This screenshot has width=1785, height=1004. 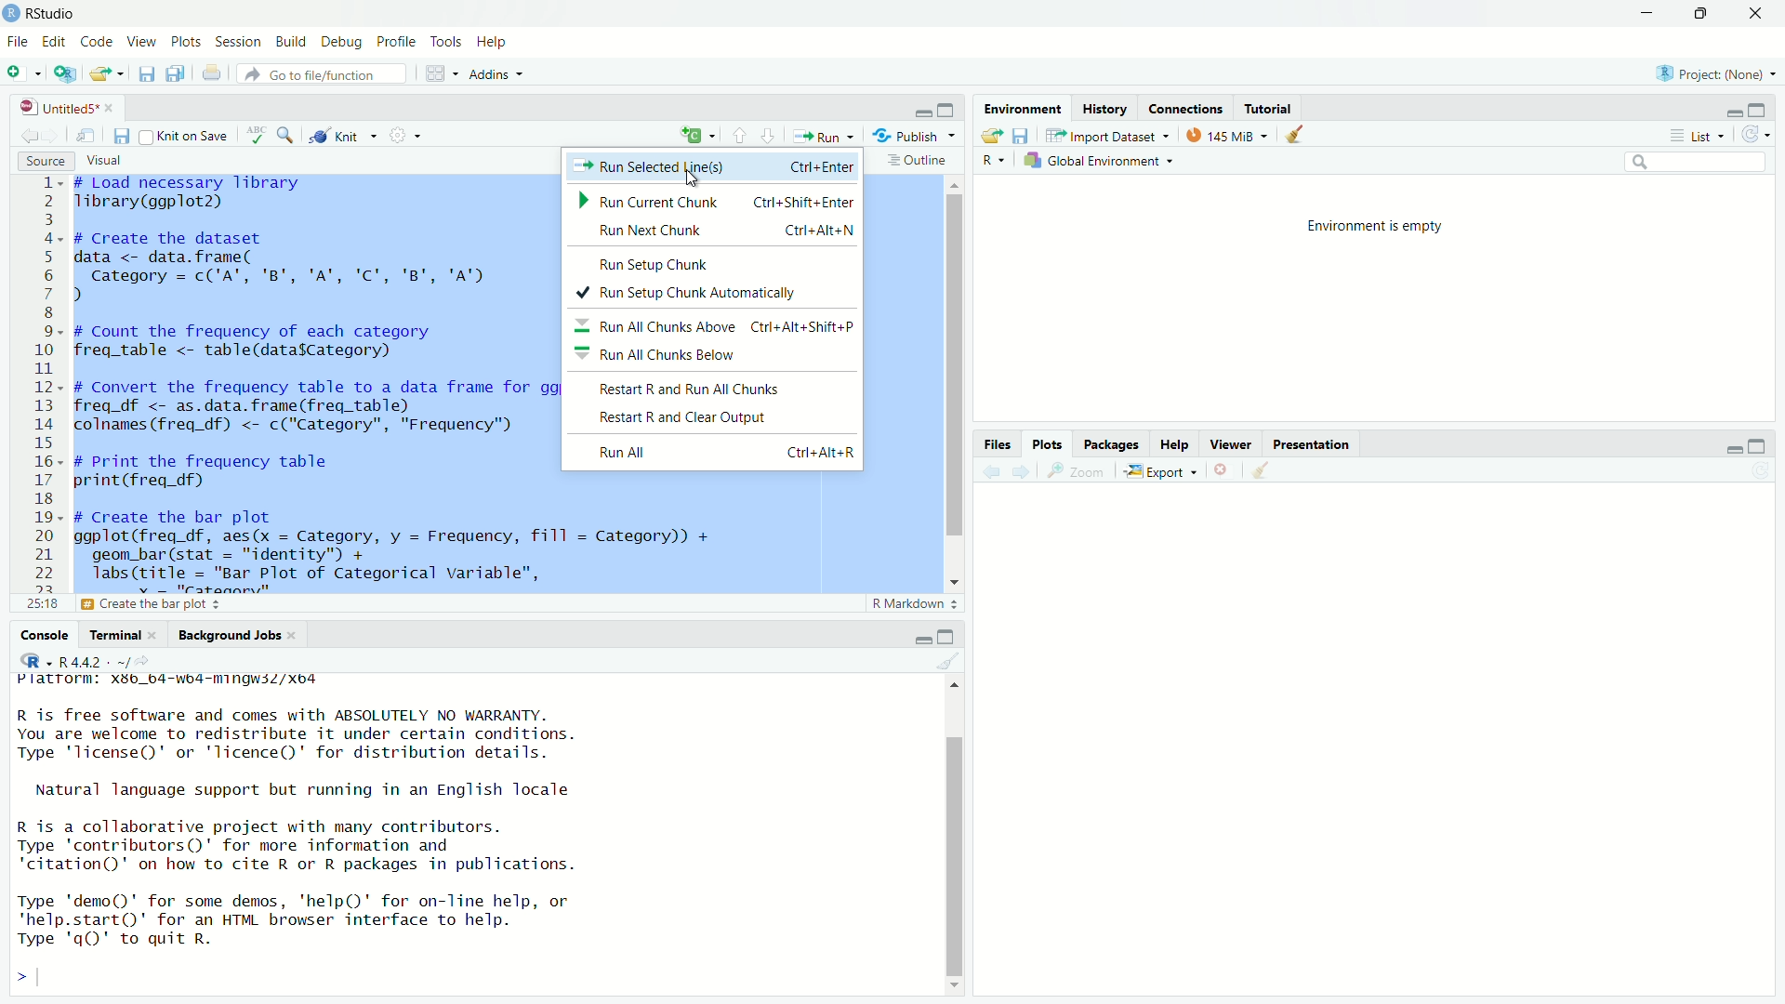 What do you see at coordinates (1187, 109) in the screenshot?
I see `connections` at bounding box center [1187, 109].